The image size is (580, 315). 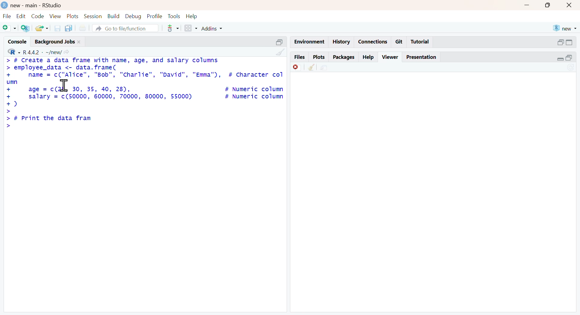 I want to click on File, so click(x=6, y=16).